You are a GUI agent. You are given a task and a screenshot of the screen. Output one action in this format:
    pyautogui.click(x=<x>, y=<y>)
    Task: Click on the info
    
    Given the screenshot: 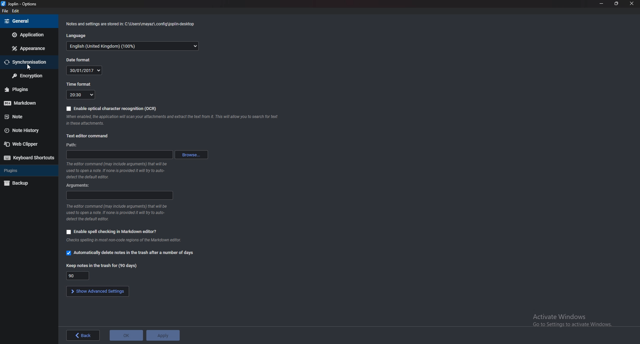 What is the action you would take?
    pyautogui.click(x=125, y=239)
    